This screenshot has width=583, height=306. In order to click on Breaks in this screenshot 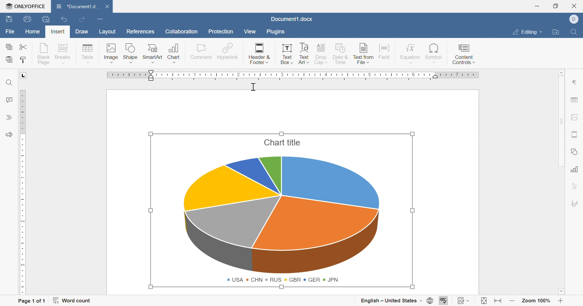, I will do `click(63, 53)`.